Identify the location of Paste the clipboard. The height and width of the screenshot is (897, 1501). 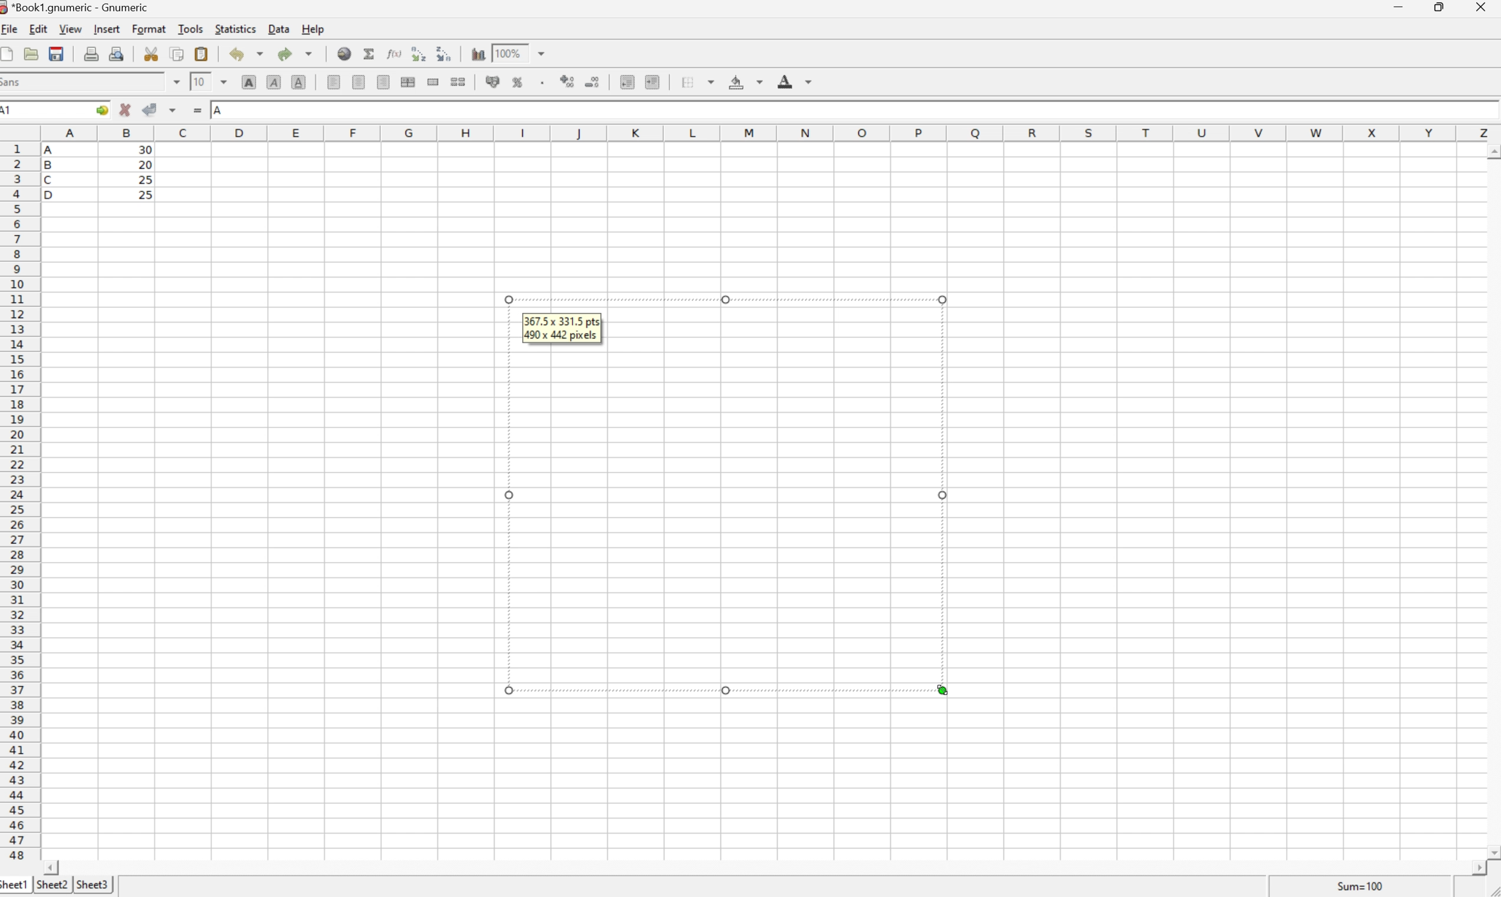
(201, 54).